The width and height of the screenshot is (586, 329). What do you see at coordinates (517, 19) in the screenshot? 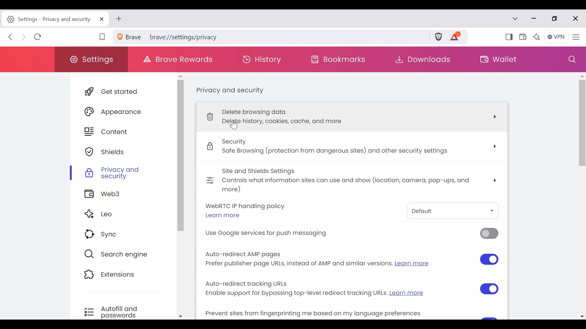
I see `Search tabs` at bounding box center [517, 19].